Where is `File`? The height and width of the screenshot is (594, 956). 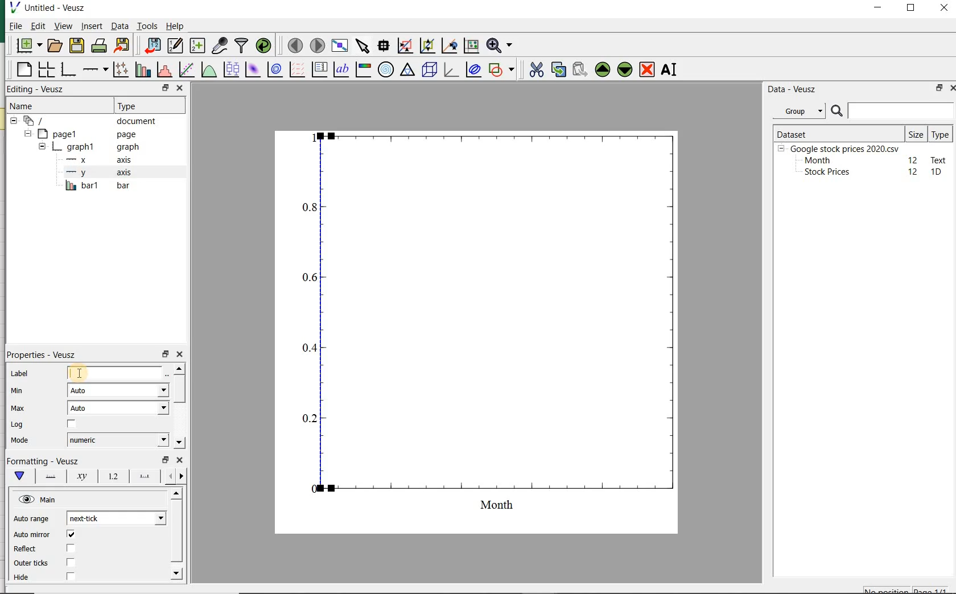
File is located at coordinates (13, 27).